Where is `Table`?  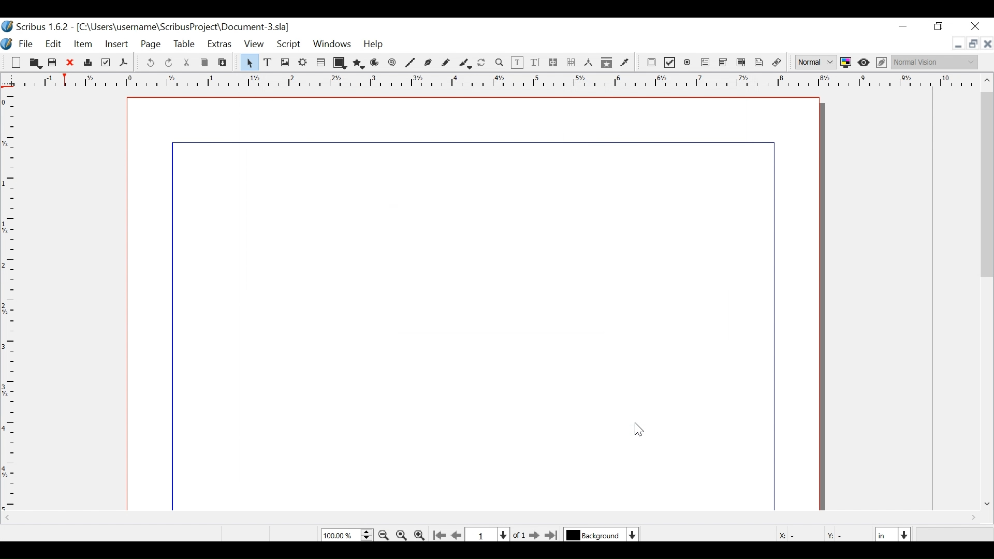 Table is located at coordinates (185, 45).